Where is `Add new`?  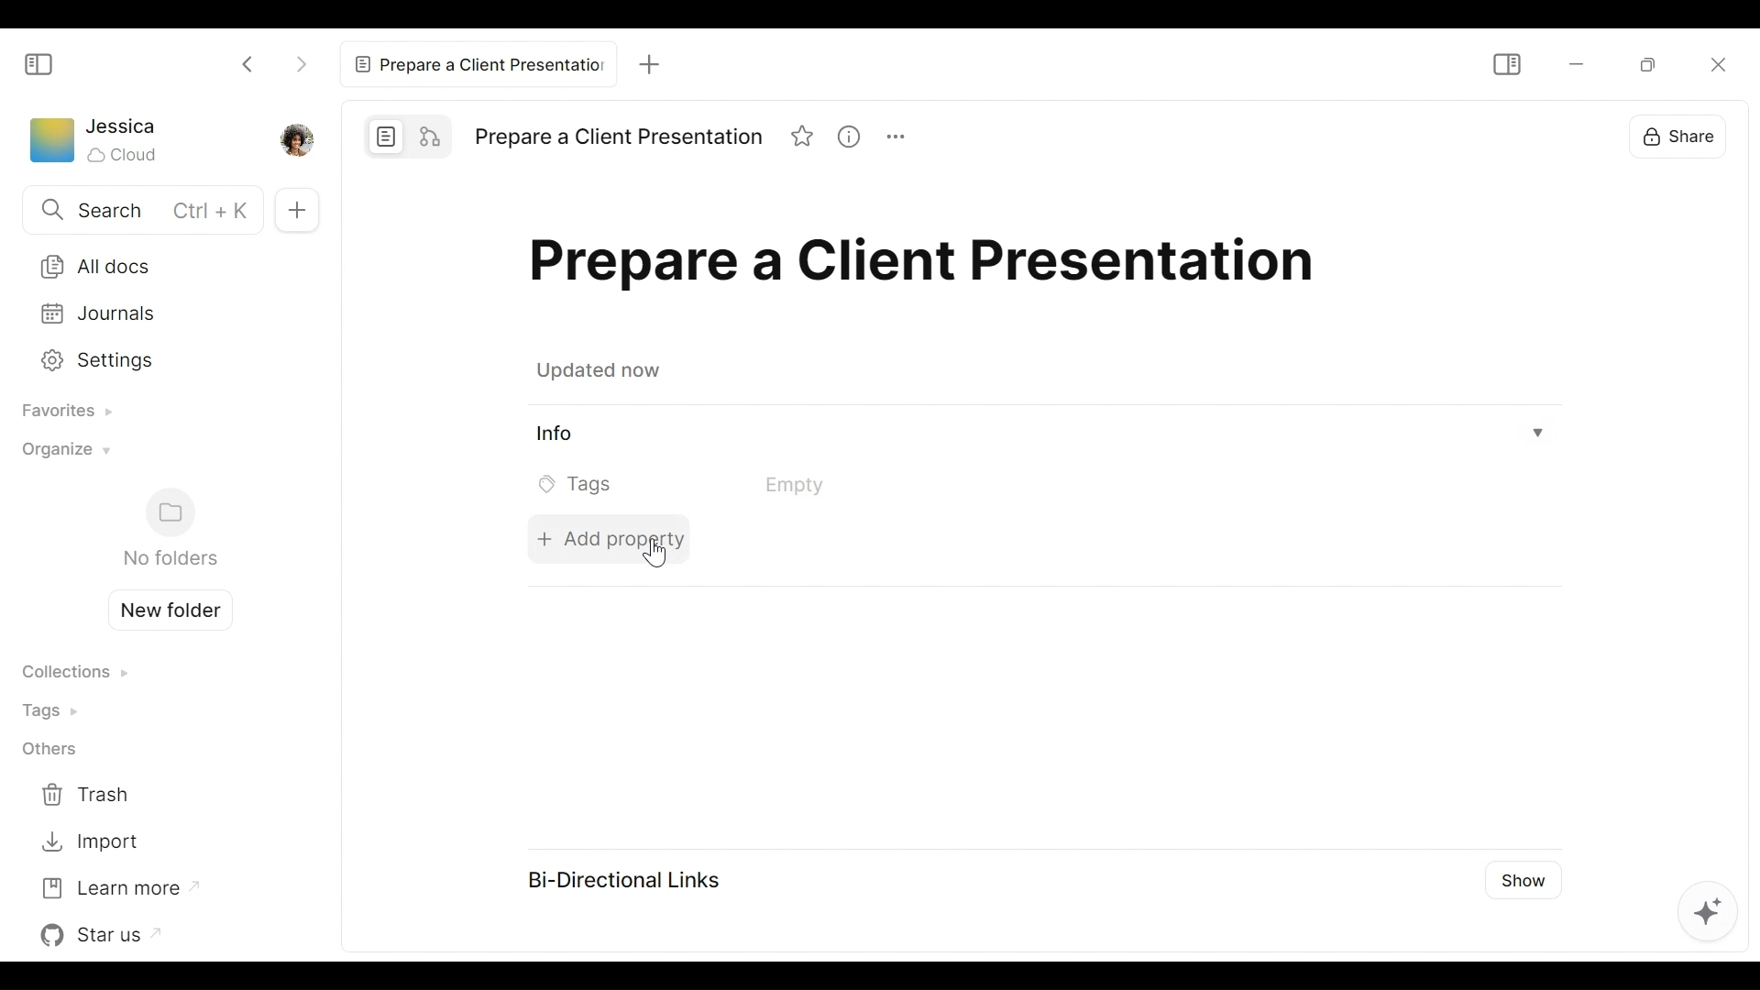 Add new is located at coordinates (294, 209).